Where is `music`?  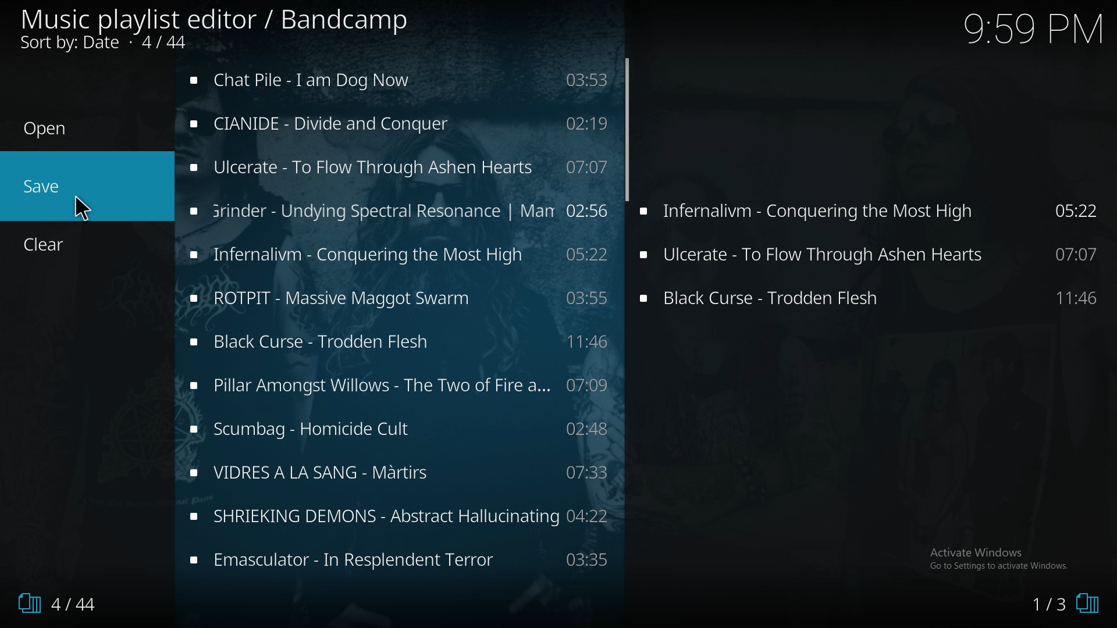 music is located at coordinates (400, 167).